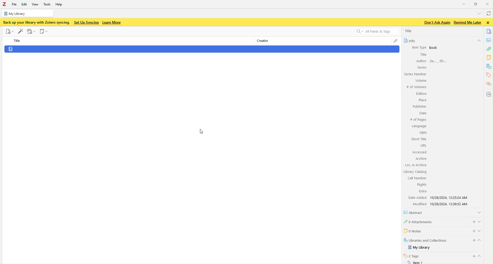 This screenshot has width=493, height=264. I want to click on hide, so click(482, 241).